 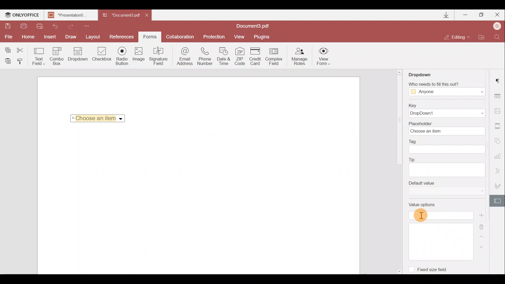 What do you see at coordinates (499, 79) in the screenshot?
I see `Paragraph settings` at bounding box center [499, 79].